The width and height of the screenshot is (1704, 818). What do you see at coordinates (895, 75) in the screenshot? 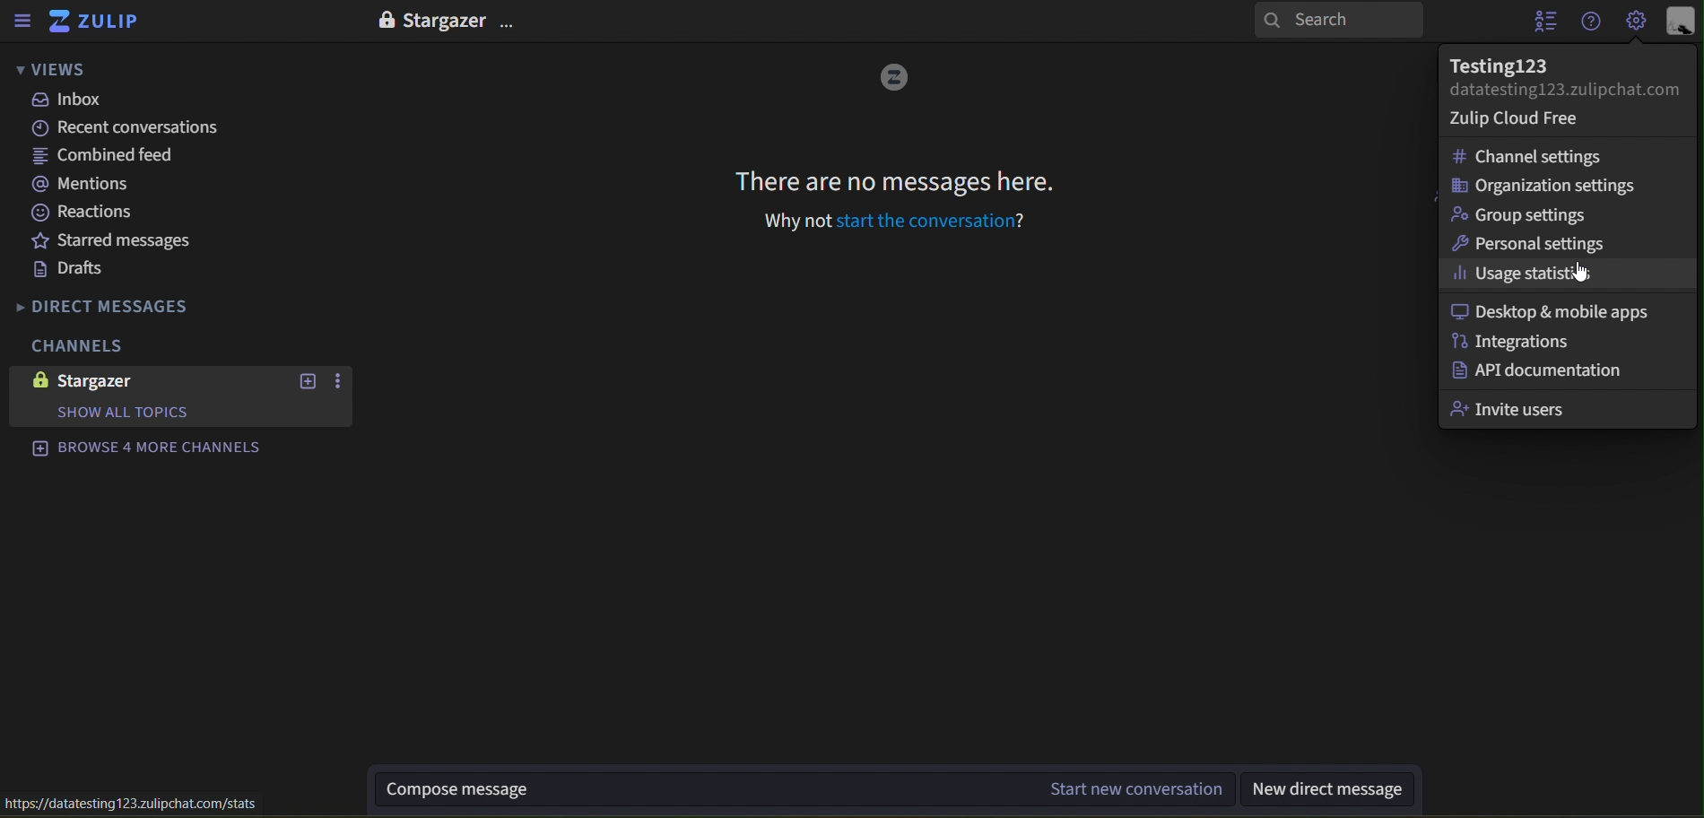
I see `Logo` at bounding box center [895, 75].